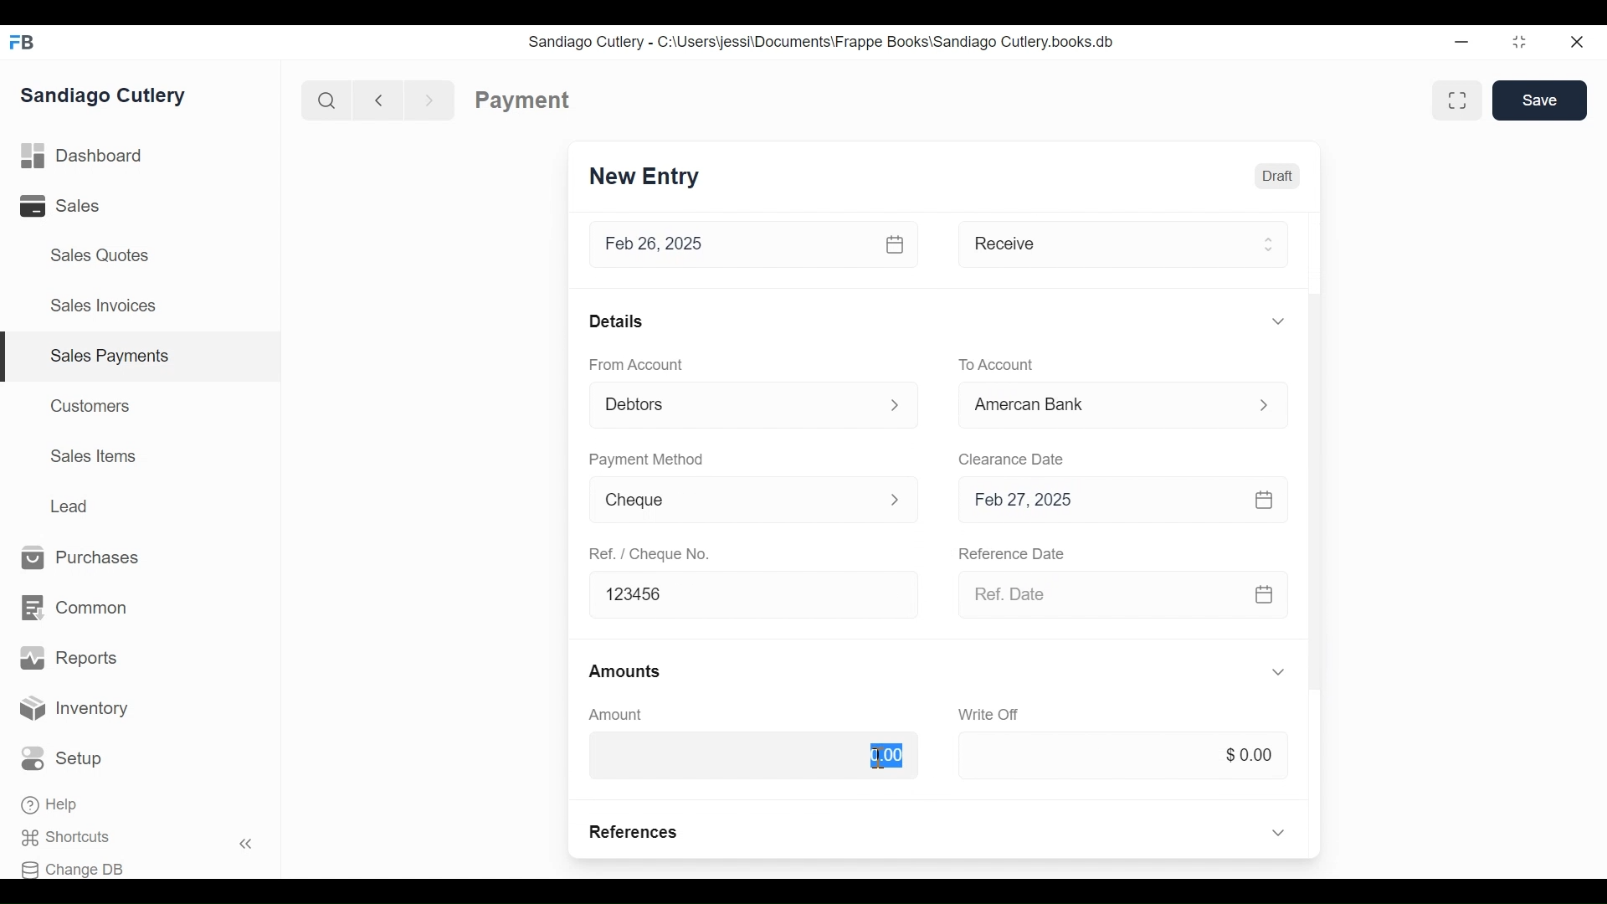 The image size is (1607, 904). What do you see at coordinates (1312, 492) in the screenshot?
I see `Vertical Scroll bar` at bounding box center [1312, 492].